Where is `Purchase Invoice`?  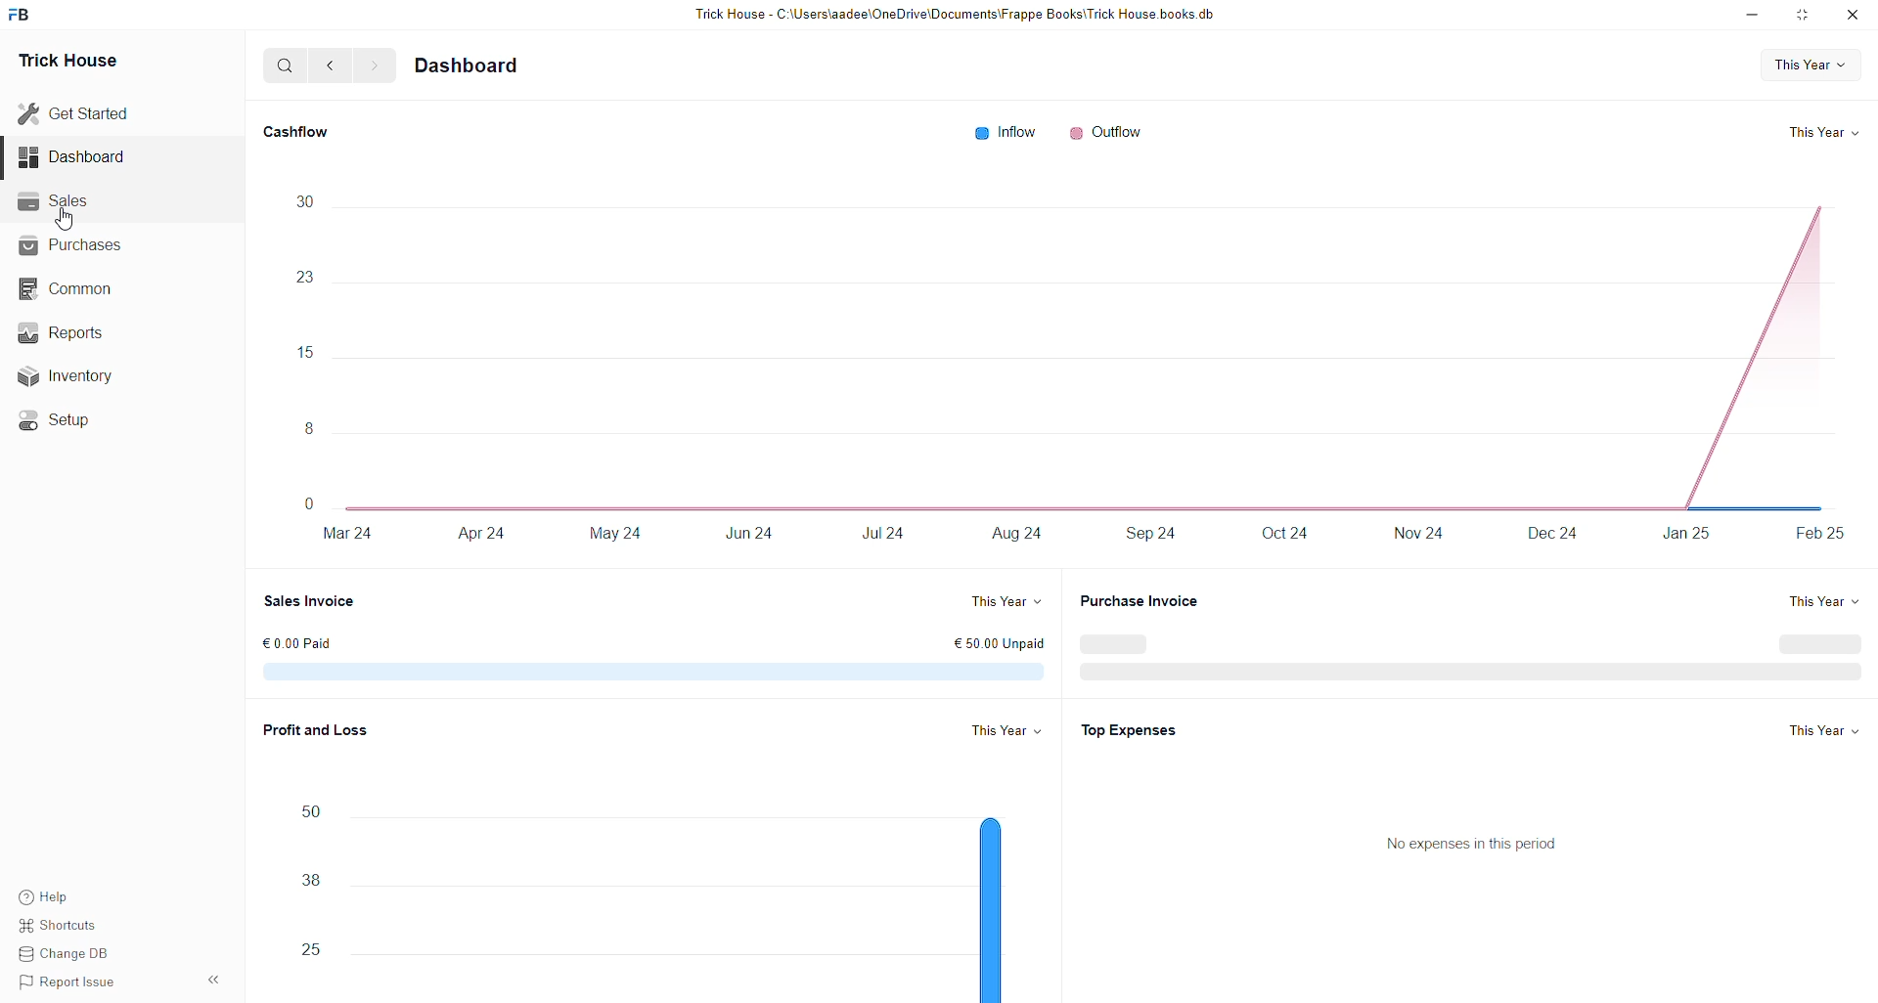
Purchase Invoice is located at coordinates (1139, 603).